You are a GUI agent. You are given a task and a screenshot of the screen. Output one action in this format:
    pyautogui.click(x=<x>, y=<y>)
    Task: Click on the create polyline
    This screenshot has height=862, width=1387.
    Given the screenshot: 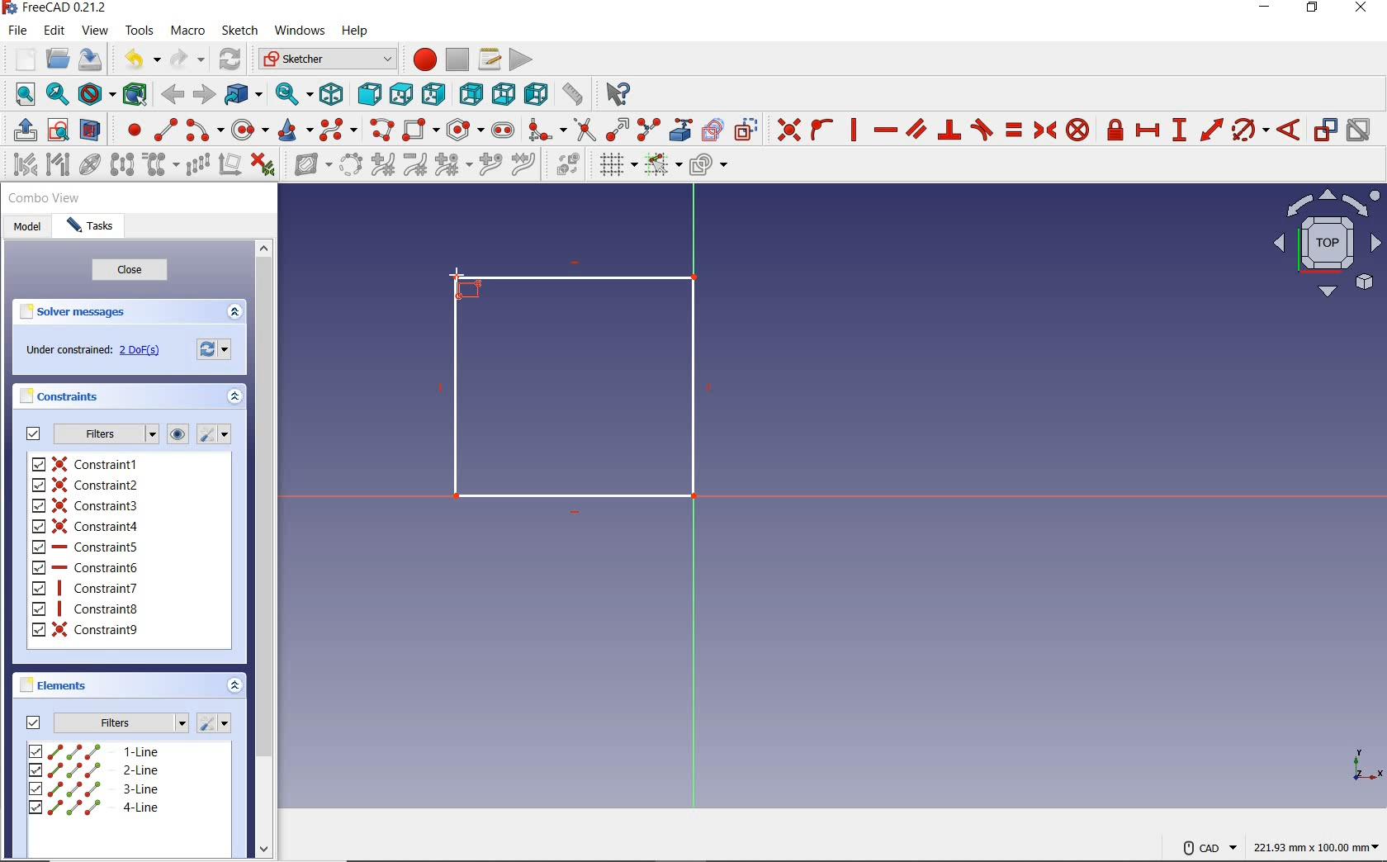 What is the action you would take?
    pyautogui.click(x=382, y=131)
    